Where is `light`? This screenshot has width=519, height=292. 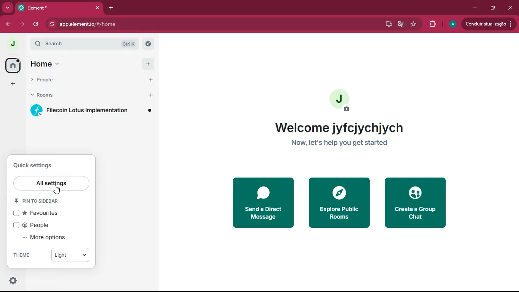 light is located at coordinates (71, 254).